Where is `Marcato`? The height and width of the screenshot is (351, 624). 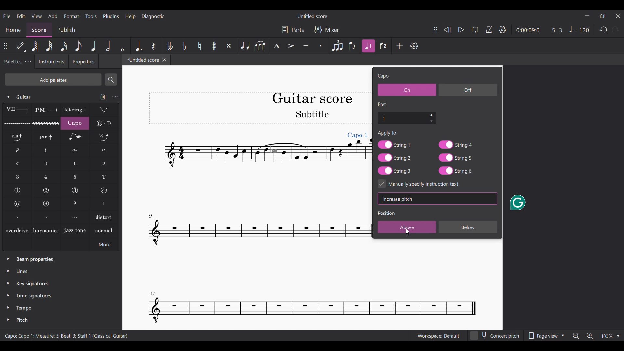 Marcato is located at coordinates (276, 46).